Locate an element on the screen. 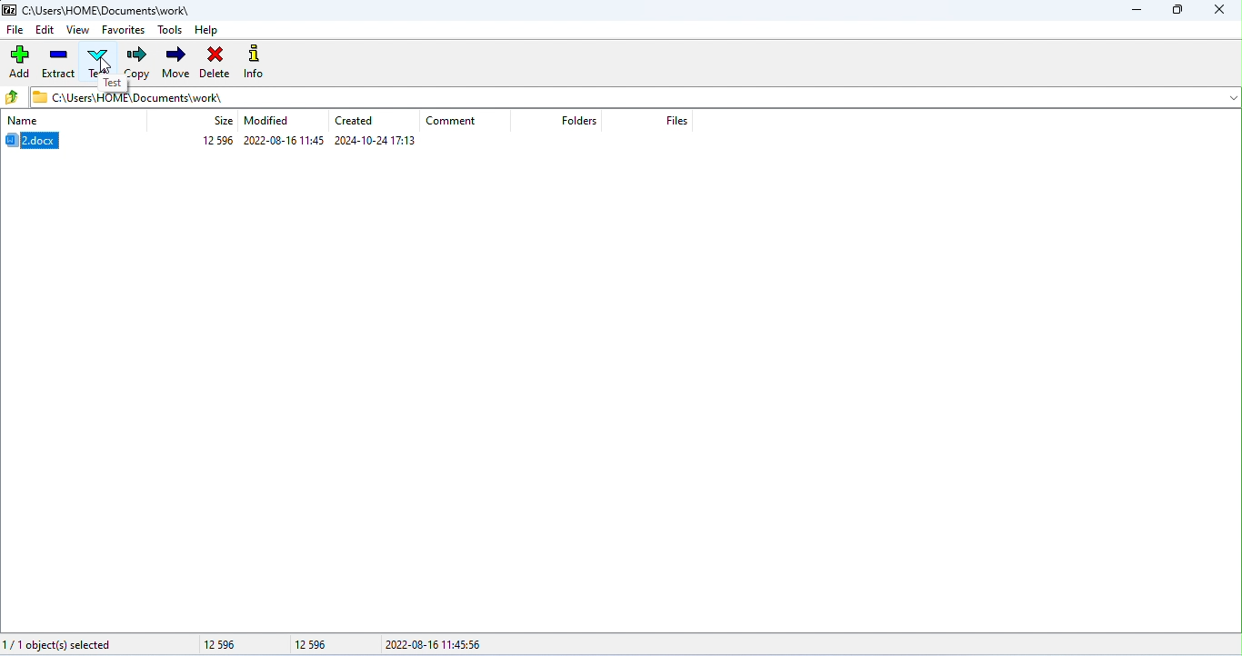 The width and height of the screenshot is (1242, 656). 7z C:\Users\HOME\Documents\work\ is located at coordinates (96, 9).